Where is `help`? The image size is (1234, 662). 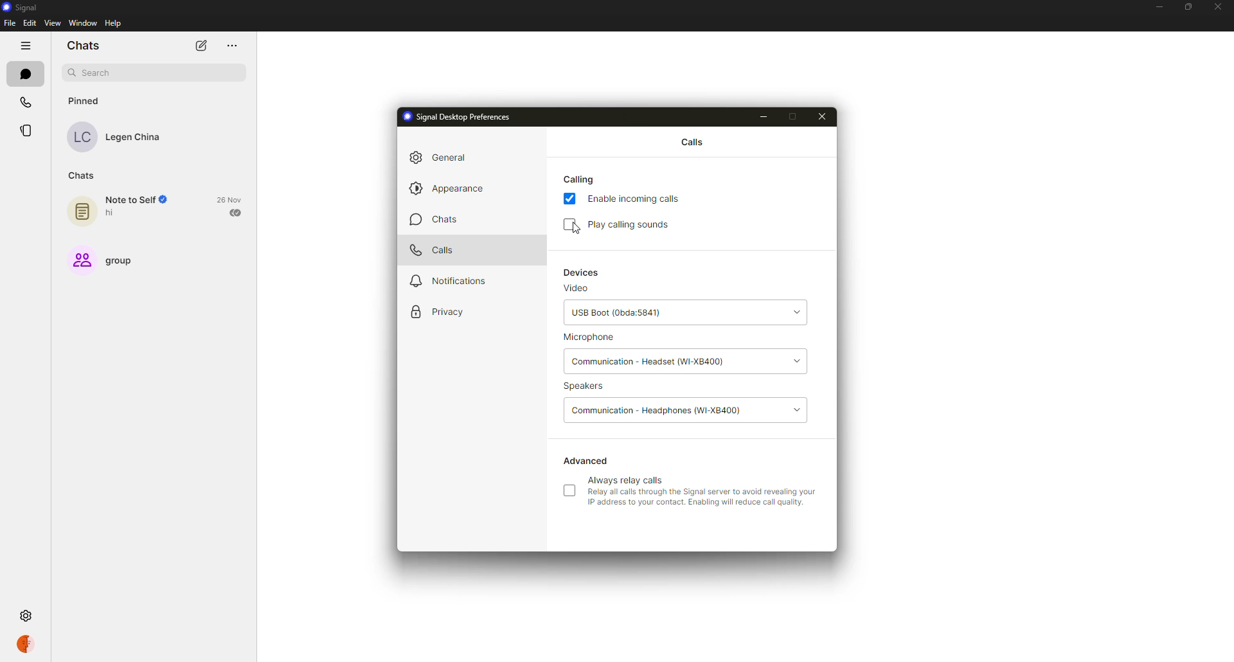 help is located at coordinates (112, 22).